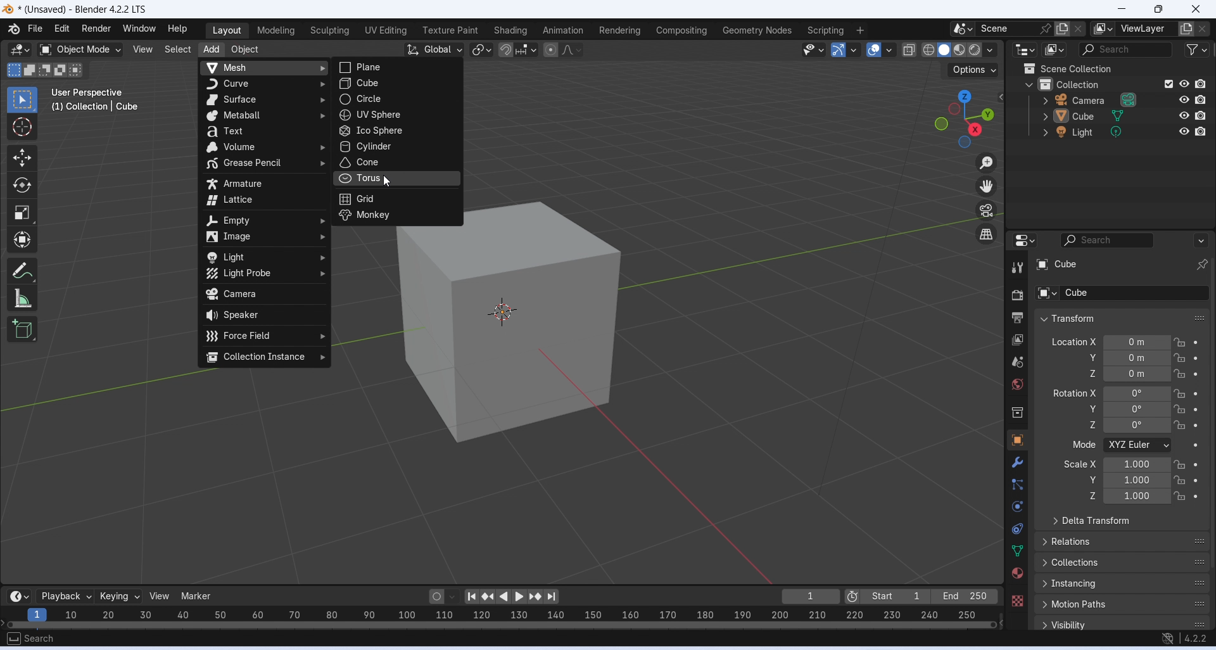  Describe the element at coordinates (1153, 426) in the screenshot. I see `Rotation Z` at that location.